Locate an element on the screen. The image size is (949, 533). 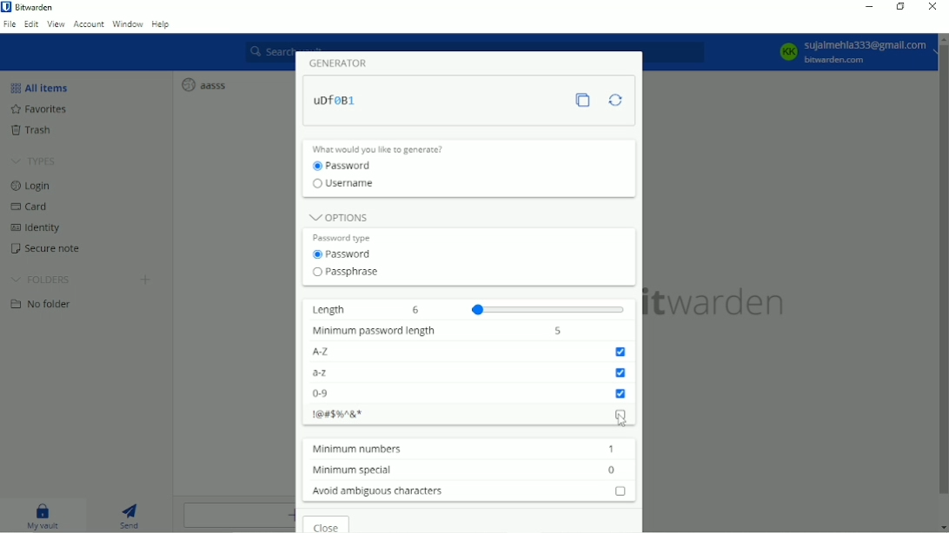
Username radio button is located at coordinates (346, 184).